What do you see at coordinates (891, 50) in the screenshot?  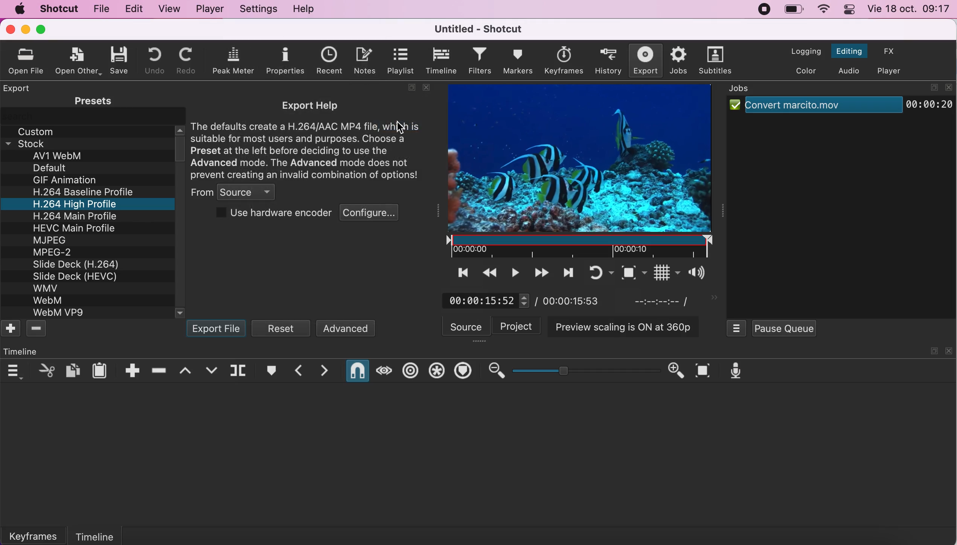 I see `switch to effects layout` at bounding box center [891, 50].